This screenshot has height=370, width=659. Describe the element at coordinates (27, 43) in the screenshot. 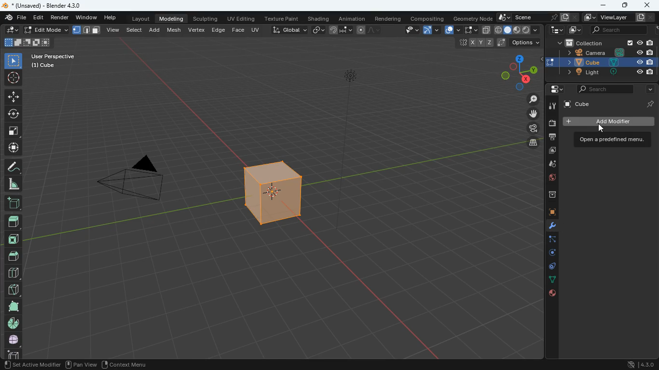

I see `size` at that location.